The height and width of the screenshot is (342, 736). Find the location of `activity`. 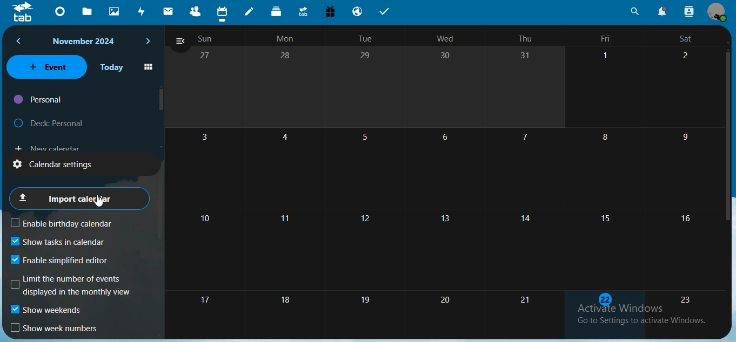

activity is located at coordinates (143, 13).